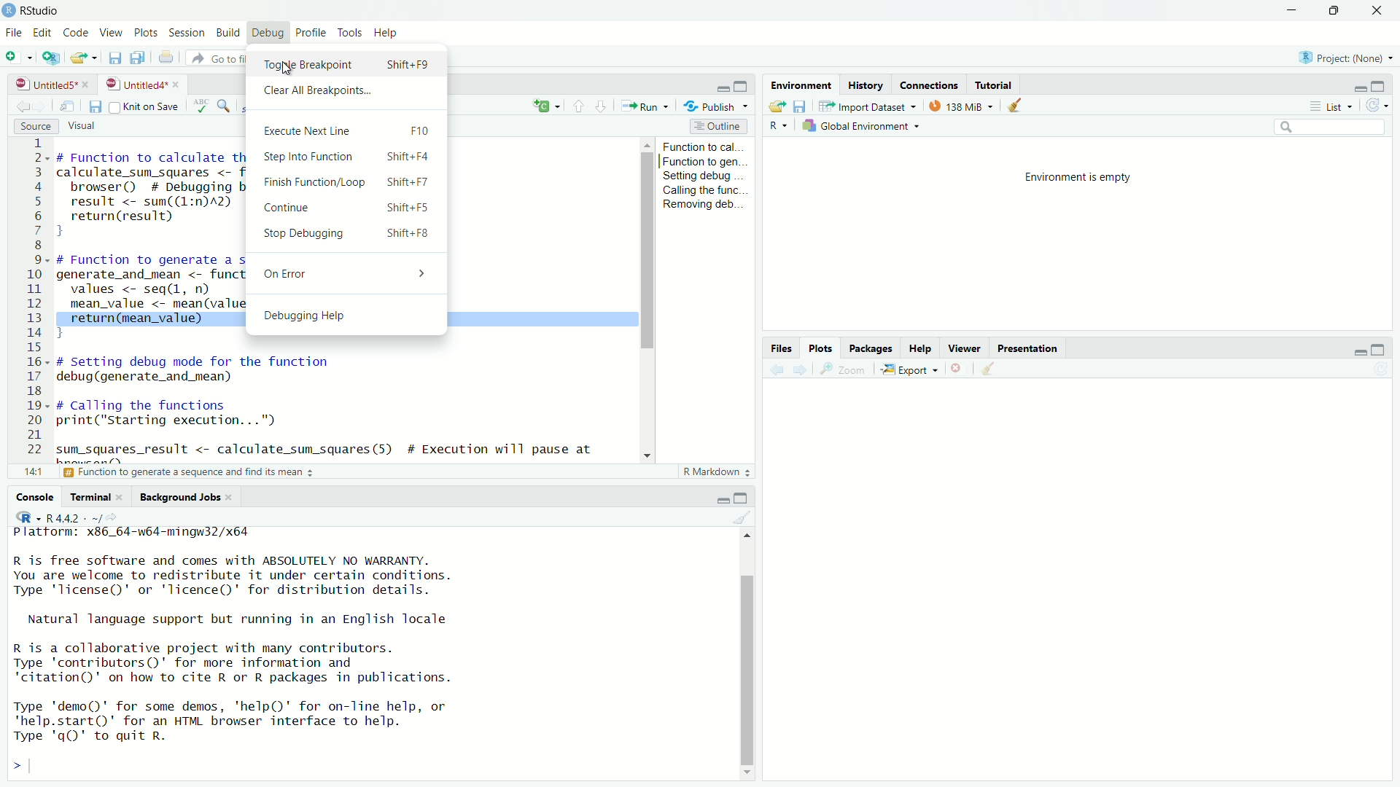 The height and width of the screenshot is (787, 1400). I want to click on clear all plots, so click(990, 369).